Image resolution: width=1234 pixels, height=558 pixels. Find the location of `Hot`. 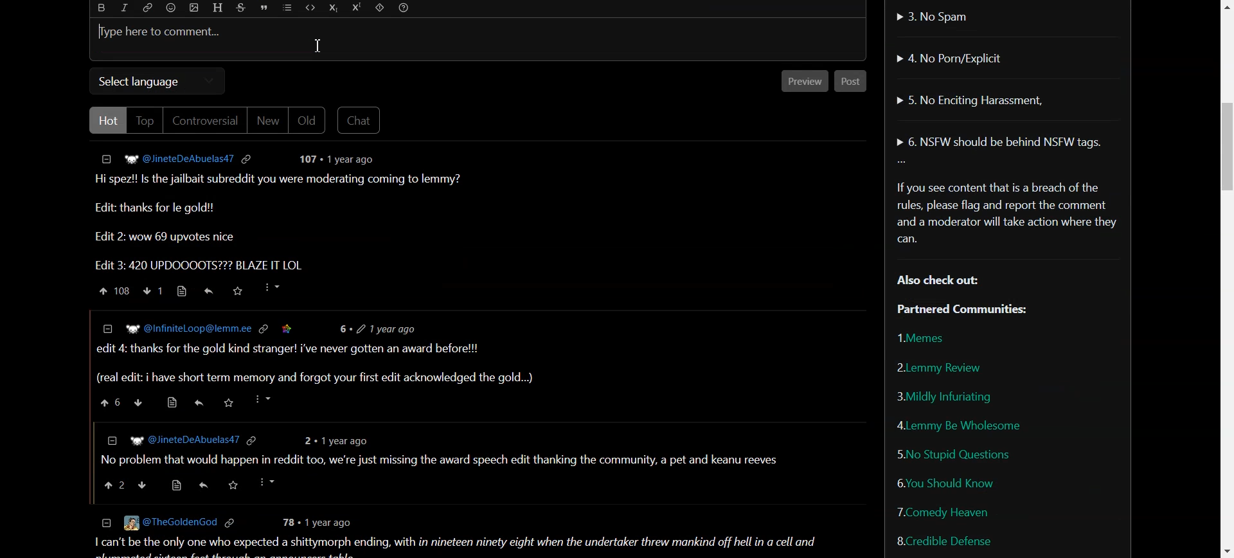

Hot is located at coordinates (106, 120).